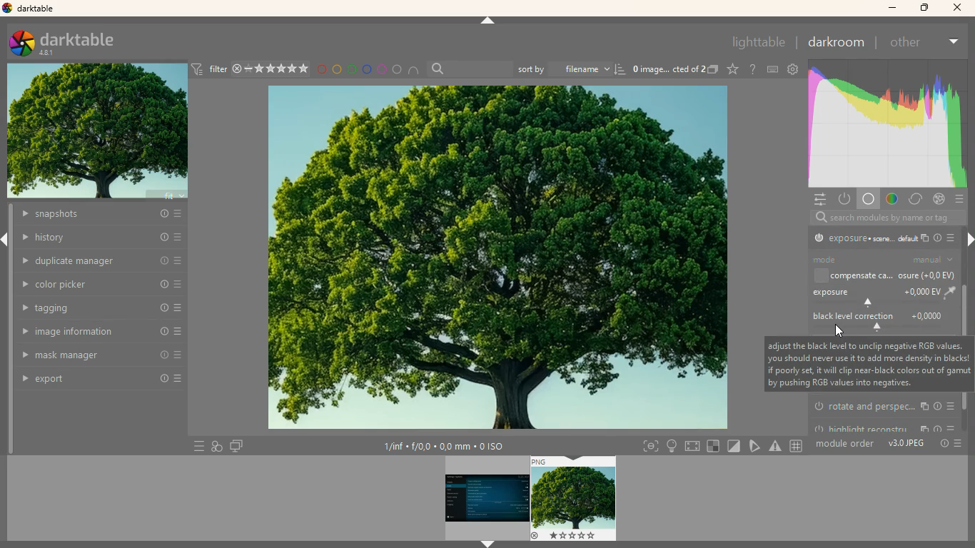 This screenshot has width=975, height=548. Describe the element at coordinates (941, 446) in the screenshot. I see `` at that location.